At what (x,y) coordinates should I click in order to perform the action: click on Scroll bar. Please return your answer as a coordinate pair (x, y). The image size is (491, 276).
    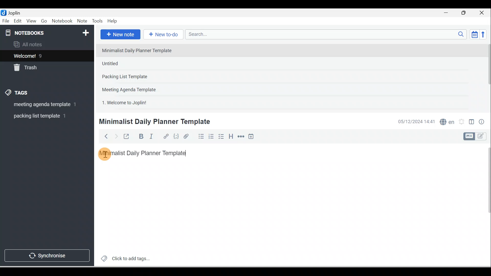
    Looking at the image, I should click on (485, 205).